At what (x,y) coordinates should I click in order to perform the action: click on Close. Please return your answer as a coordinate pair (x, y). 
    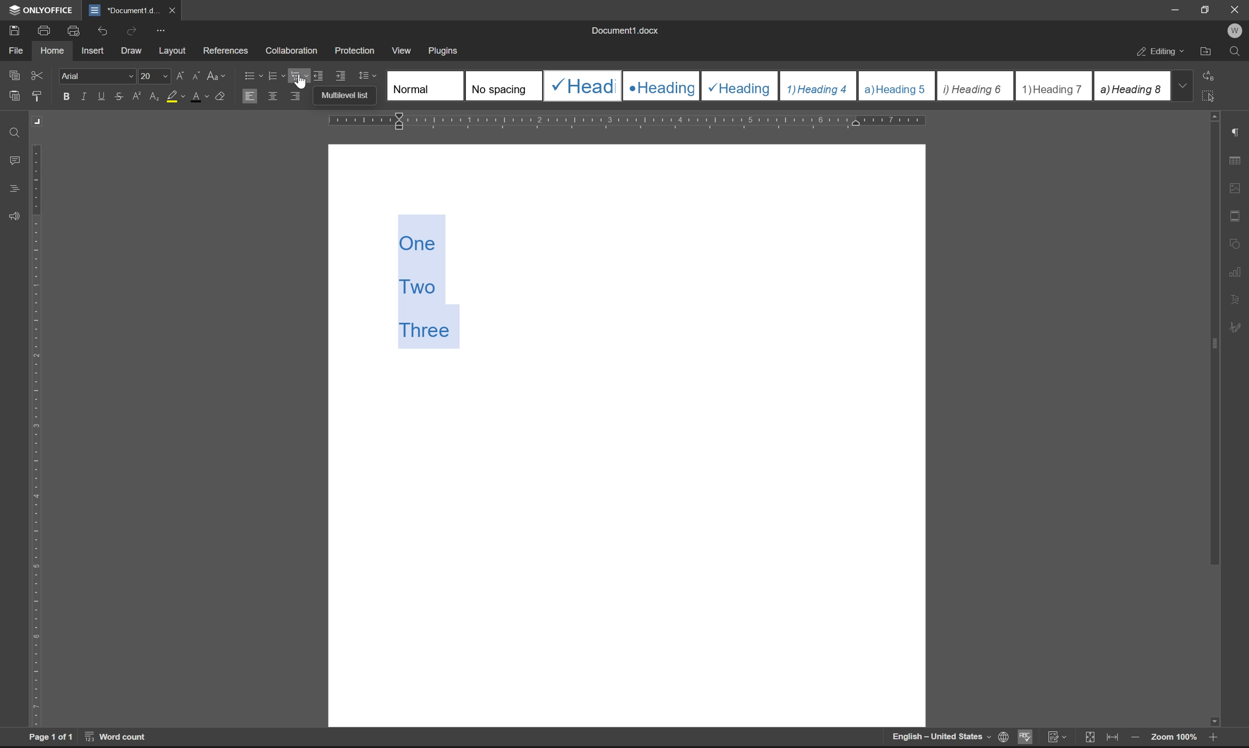
    Looking at the image, I should click on (1236, 10).